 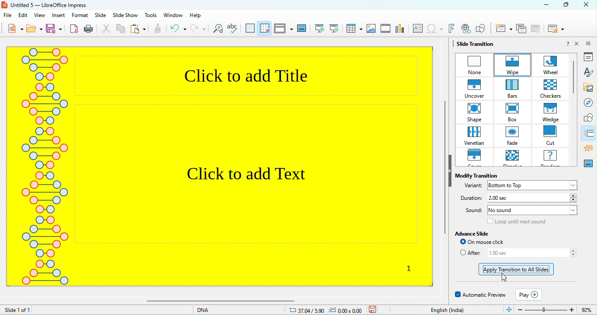 What do you see at coordinates (472, 113) in the screenshot?
I see `shape` at bounding box center [472, 113].